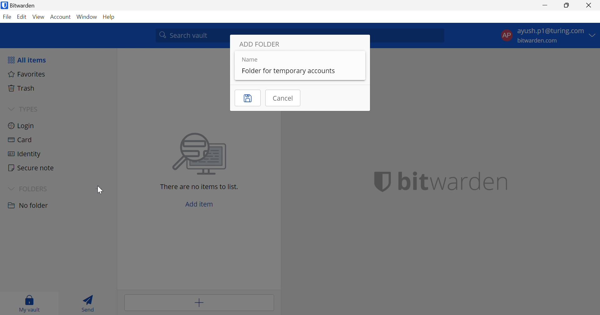 Image resolution: width=600 pixels, height=315 pixels. Describe the element at coordinates (22, 127) in the screenshot. I see `Login` at that location.